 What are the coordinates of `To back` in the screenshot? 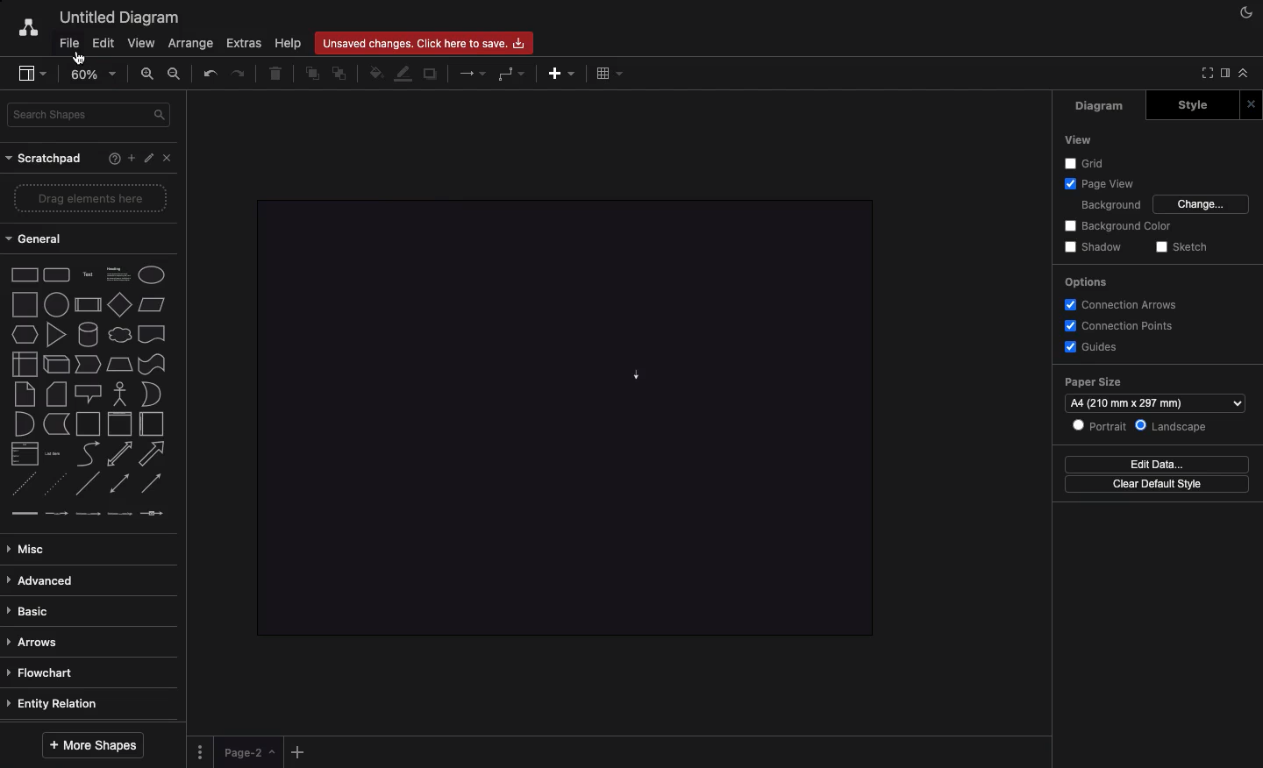 It's located at (341, 73).